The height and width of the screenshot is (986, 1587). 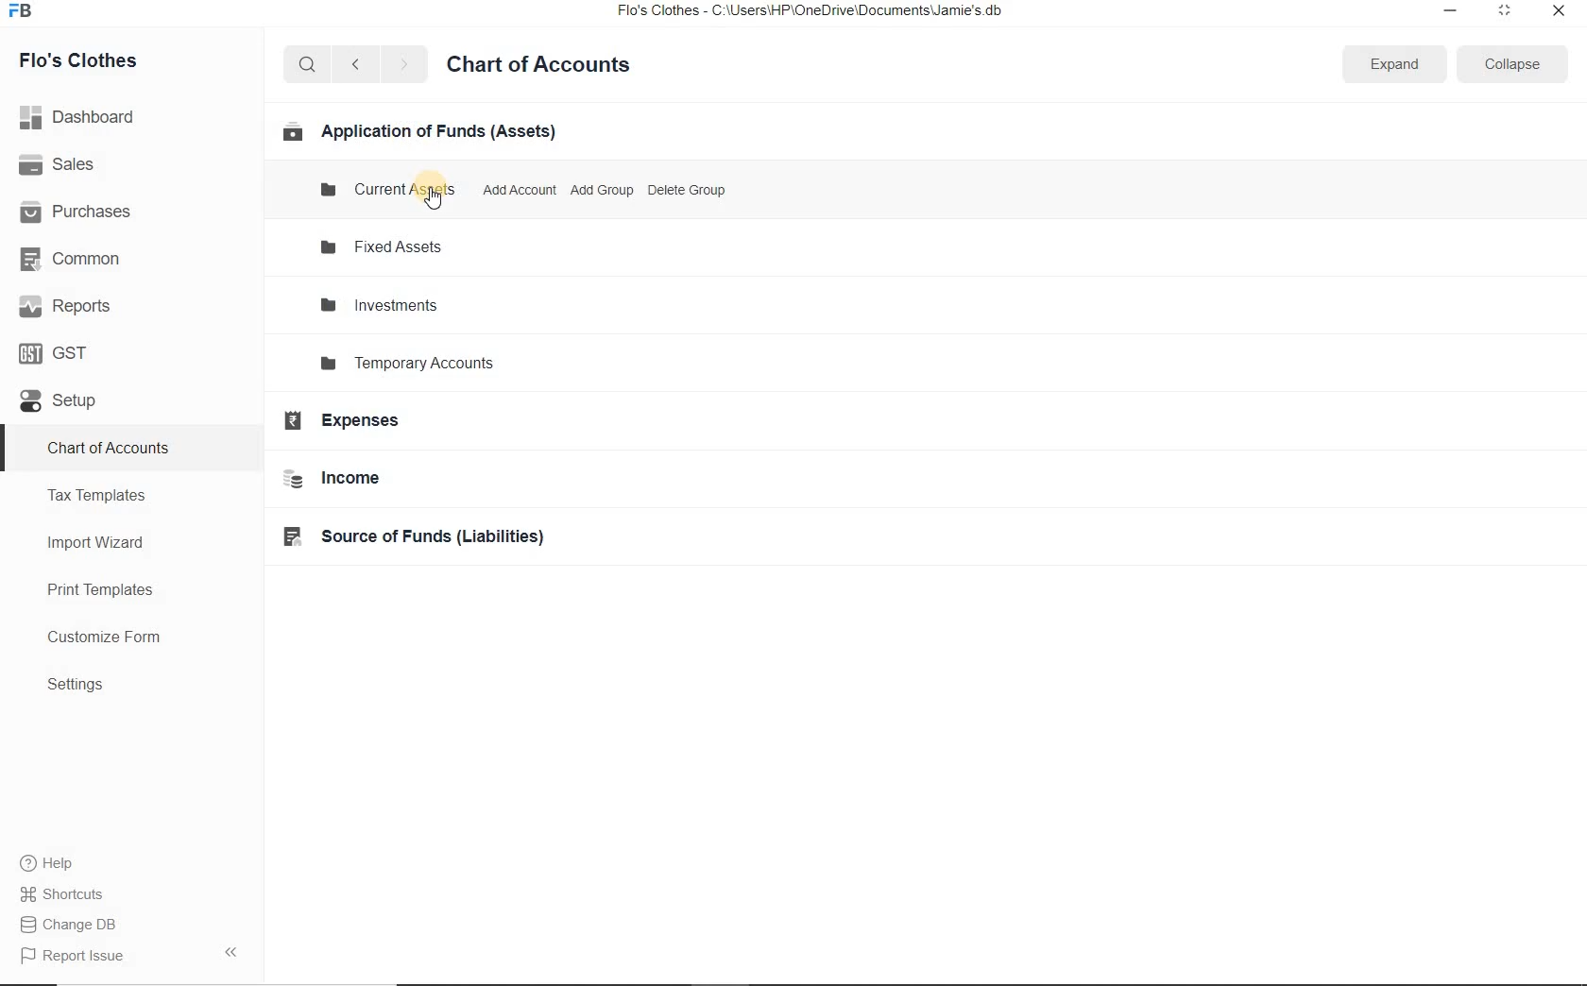 What do you see at coordinates (126, 450) in the screenshot?
I see `chart of Accounts` at bounding box center [126, 450].